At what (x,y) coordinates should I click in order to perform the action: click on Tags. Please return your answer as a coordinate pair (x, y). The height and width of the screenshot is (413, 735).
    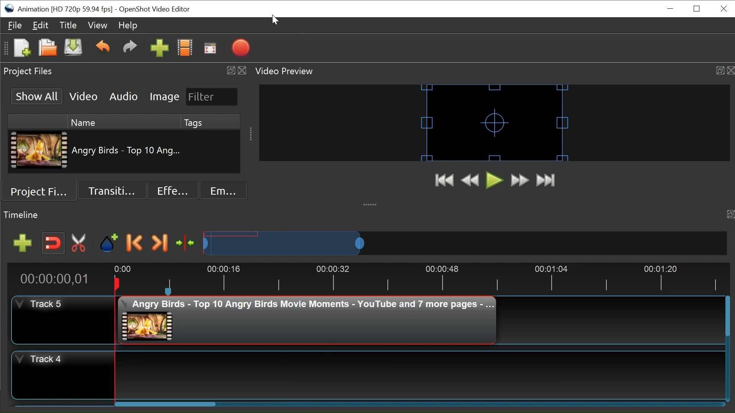
    Looking at the image, I should click on (211, 122).